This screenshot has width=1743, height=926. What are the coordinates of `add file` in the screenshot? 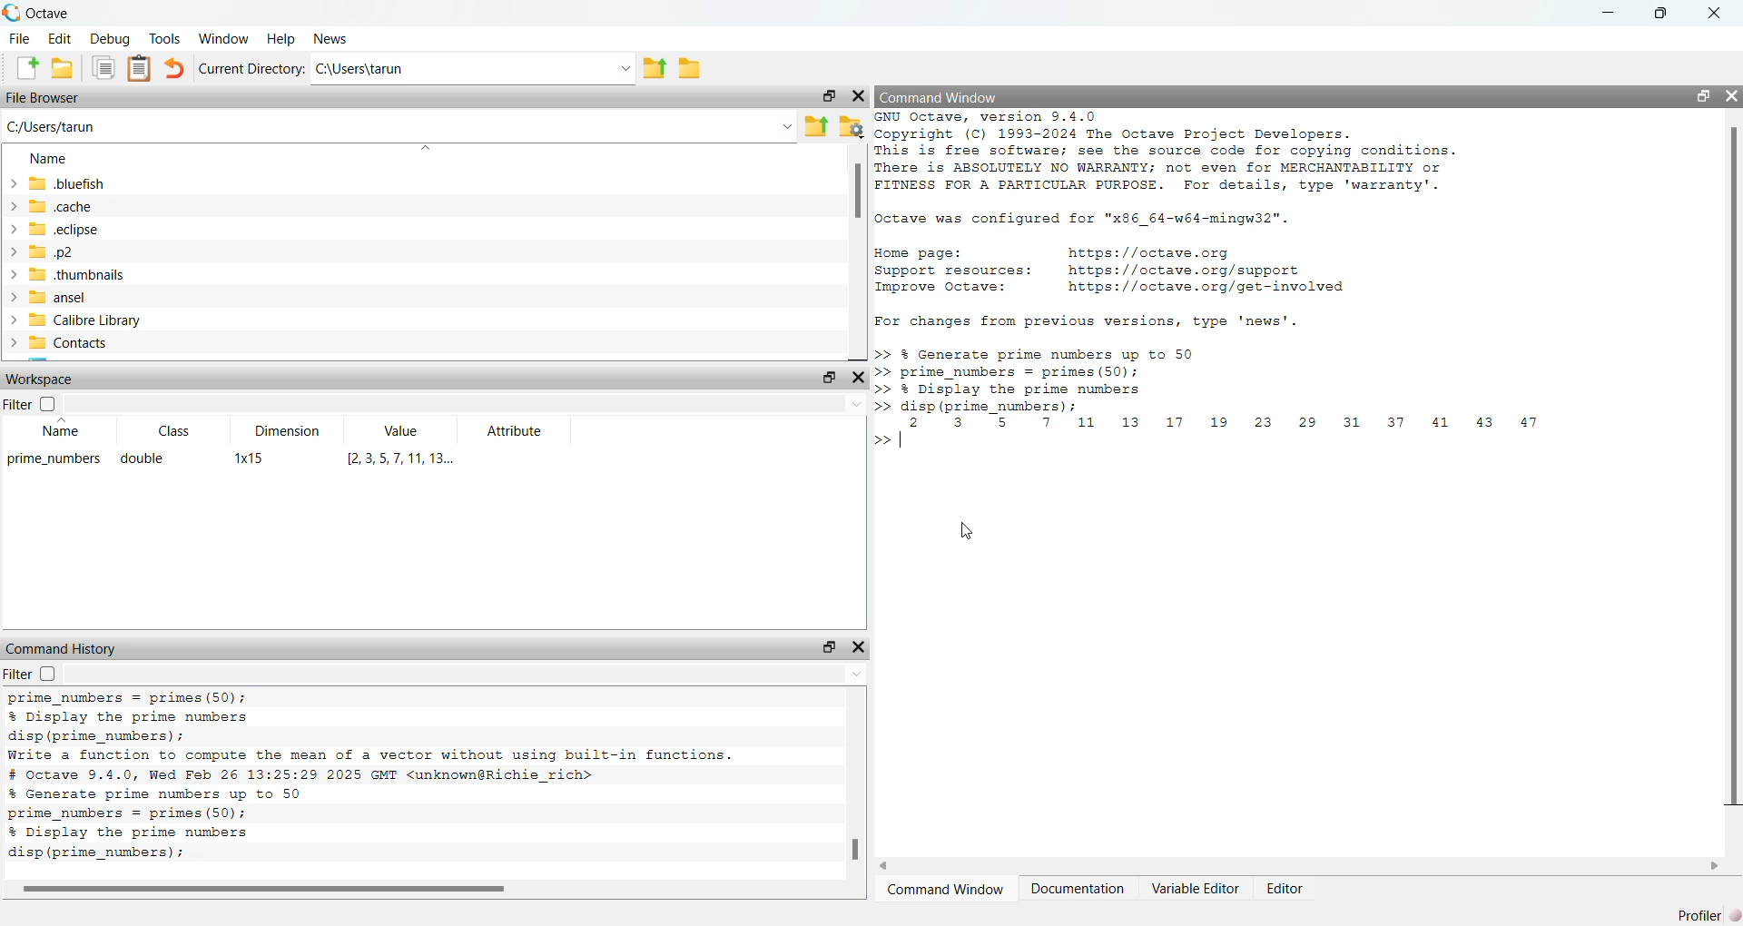 It's located at (26, 69).